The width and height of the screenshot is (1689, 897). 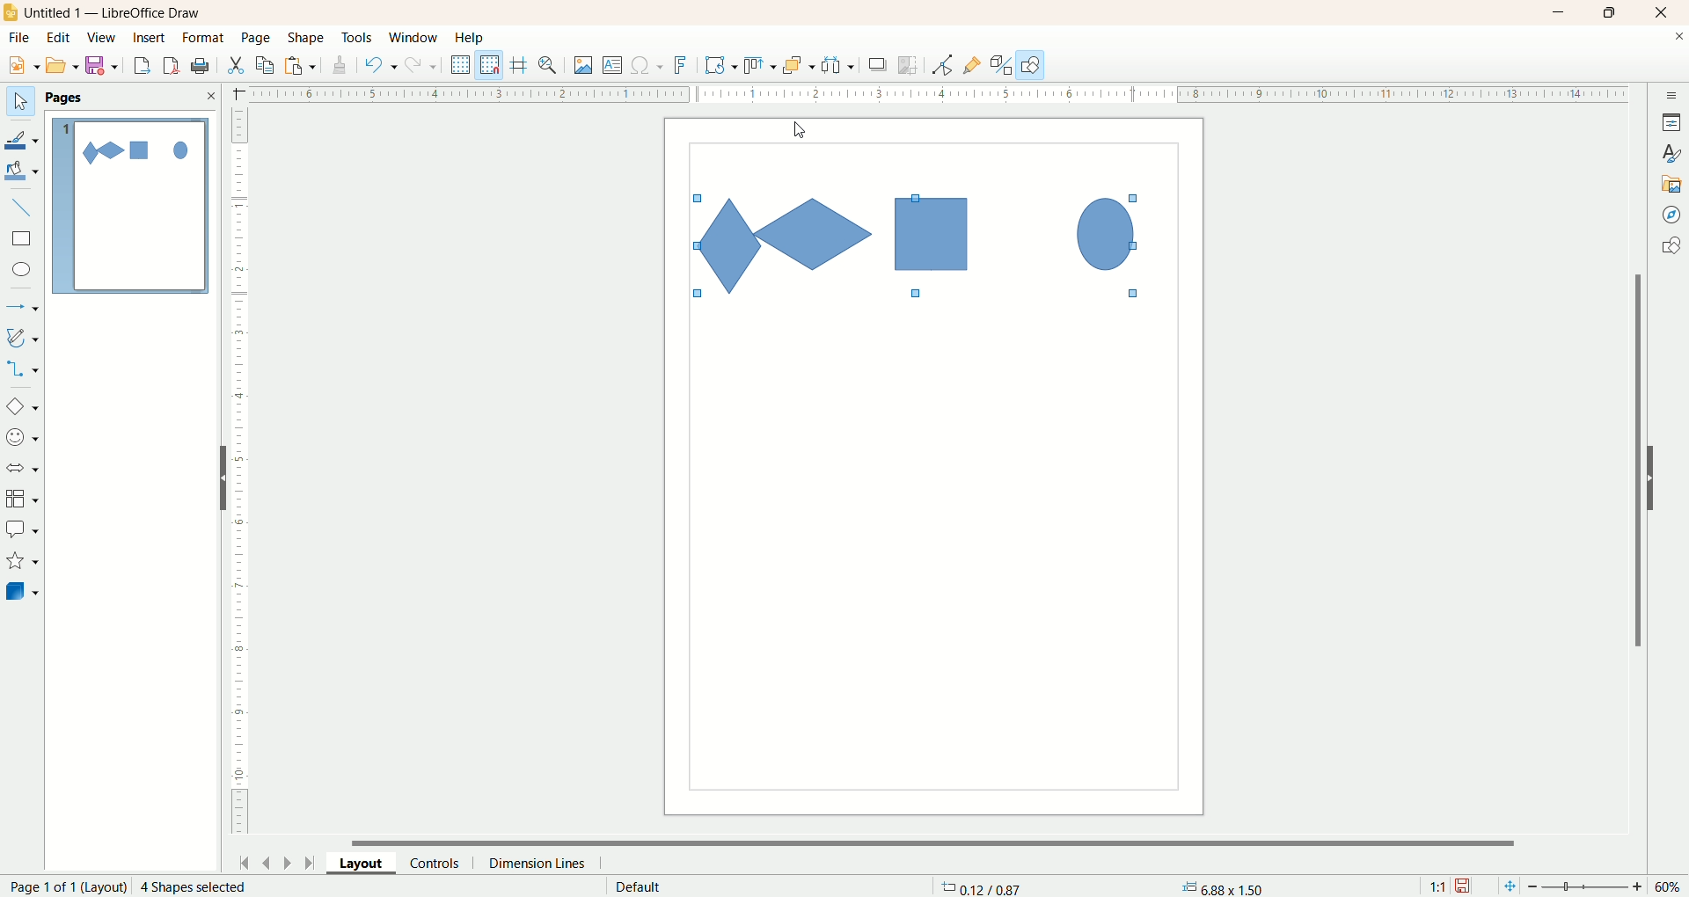 I want to click on page number, so click(x=63, y=886).